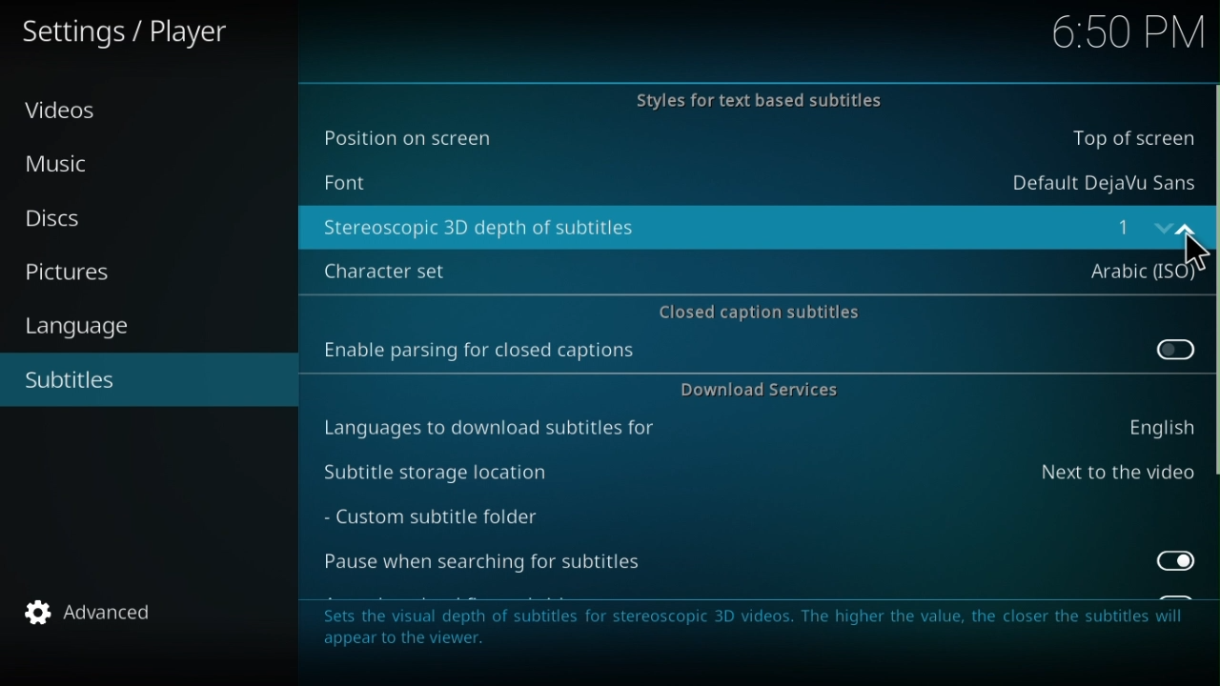  Describe the element at coordinates (1189, 256) in the screenshot. I see `Cursor` at that location.